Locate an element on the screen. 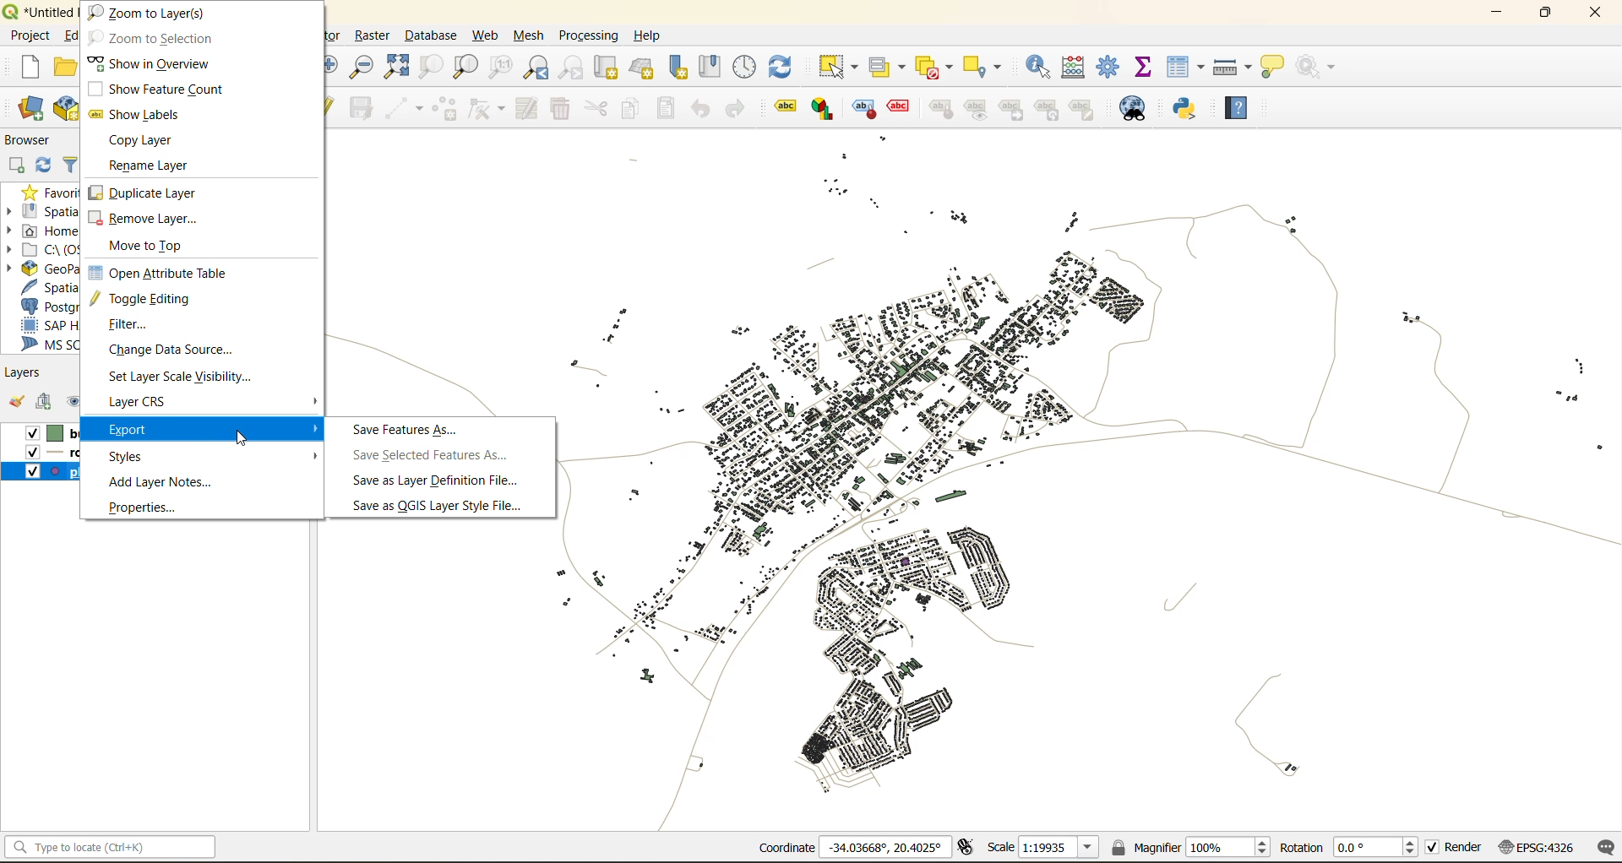  export is located at coordinates (211, 426).